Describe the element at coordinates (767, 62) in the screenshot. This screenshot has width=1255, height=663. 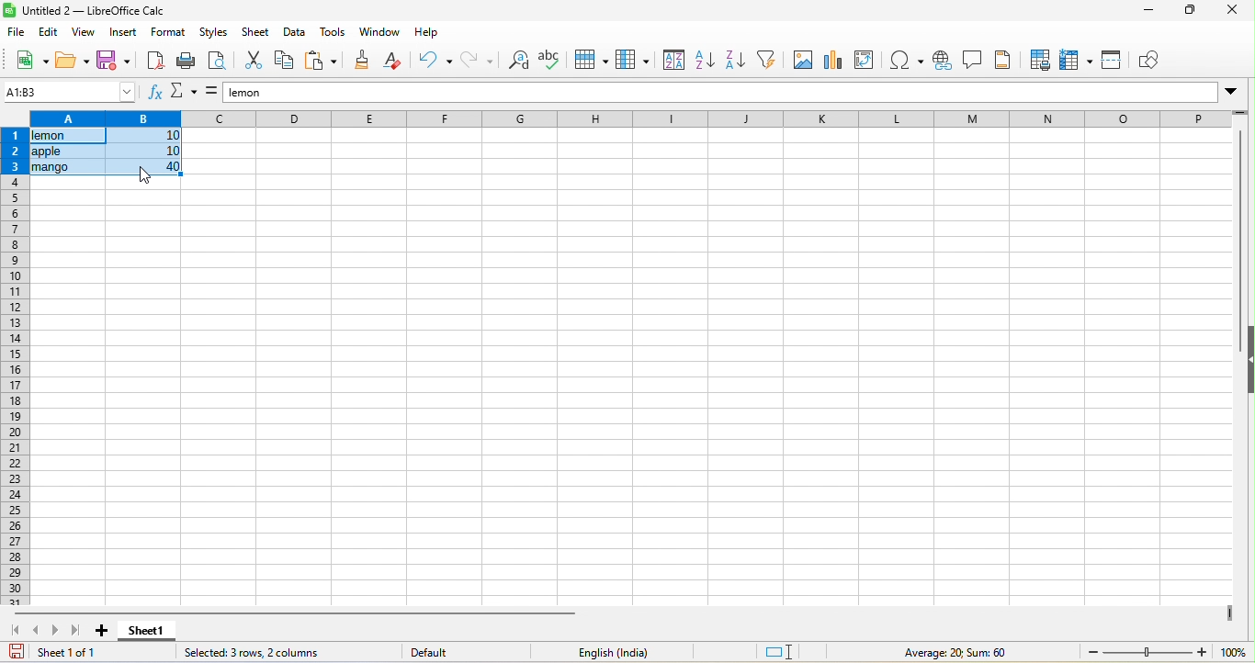
I see `auto filter` at that location.